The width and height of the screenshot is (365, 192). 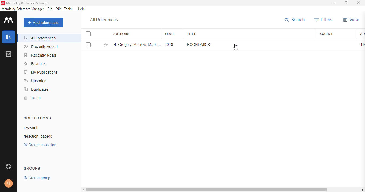 What do you see at coordinates (9, 37) in the screenshot?
I see `library` at bounding box center [9, 37].